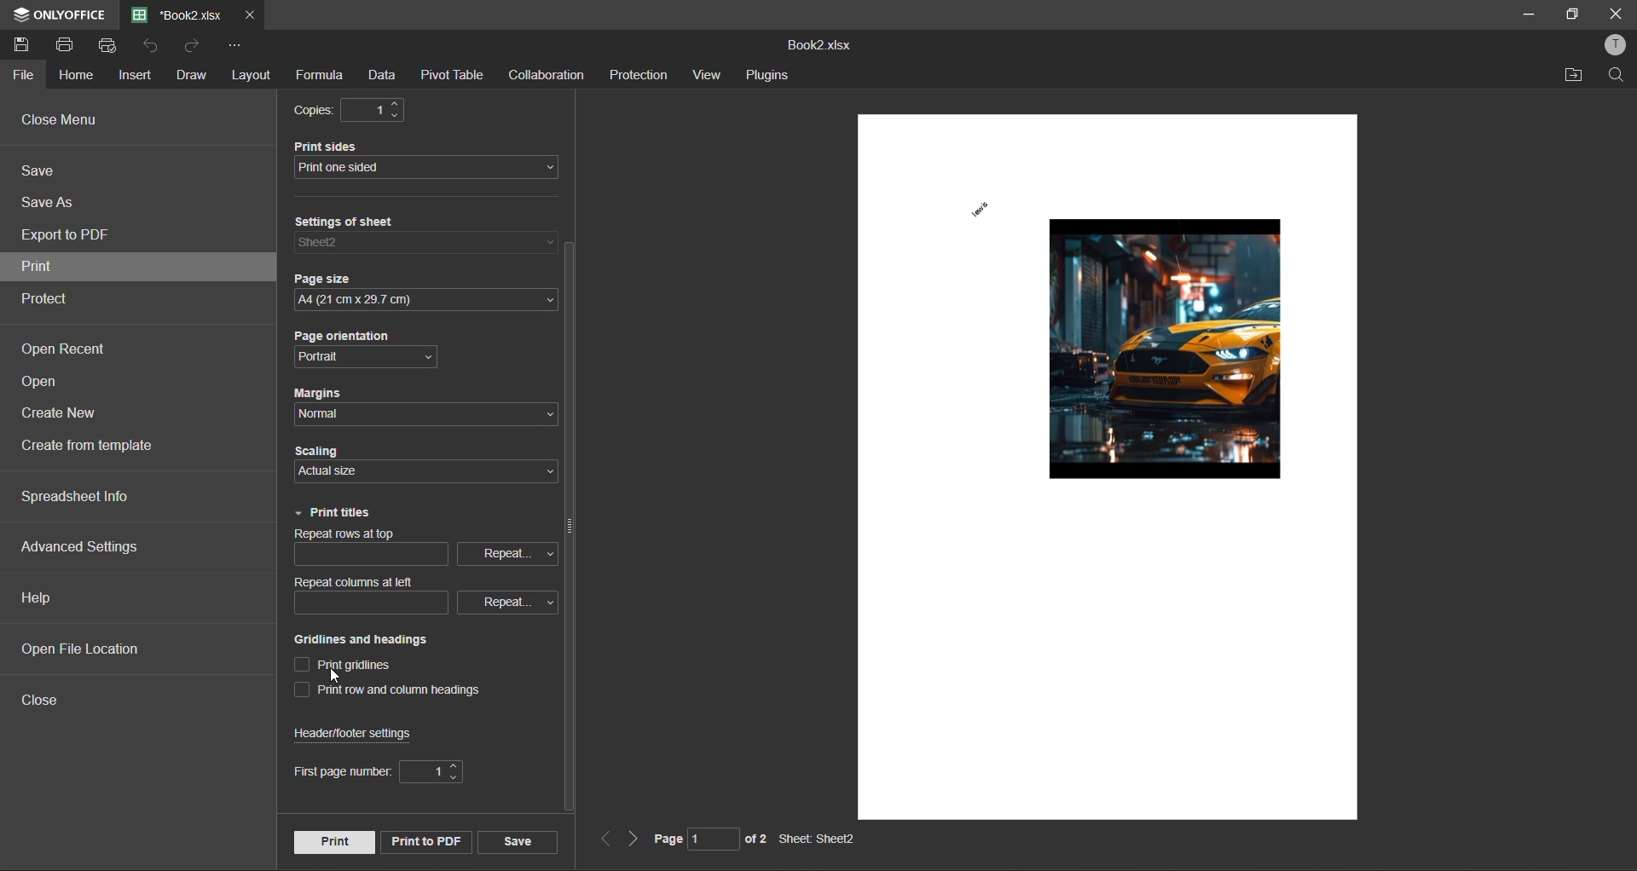  I want to click on filename, so click(818, 45).